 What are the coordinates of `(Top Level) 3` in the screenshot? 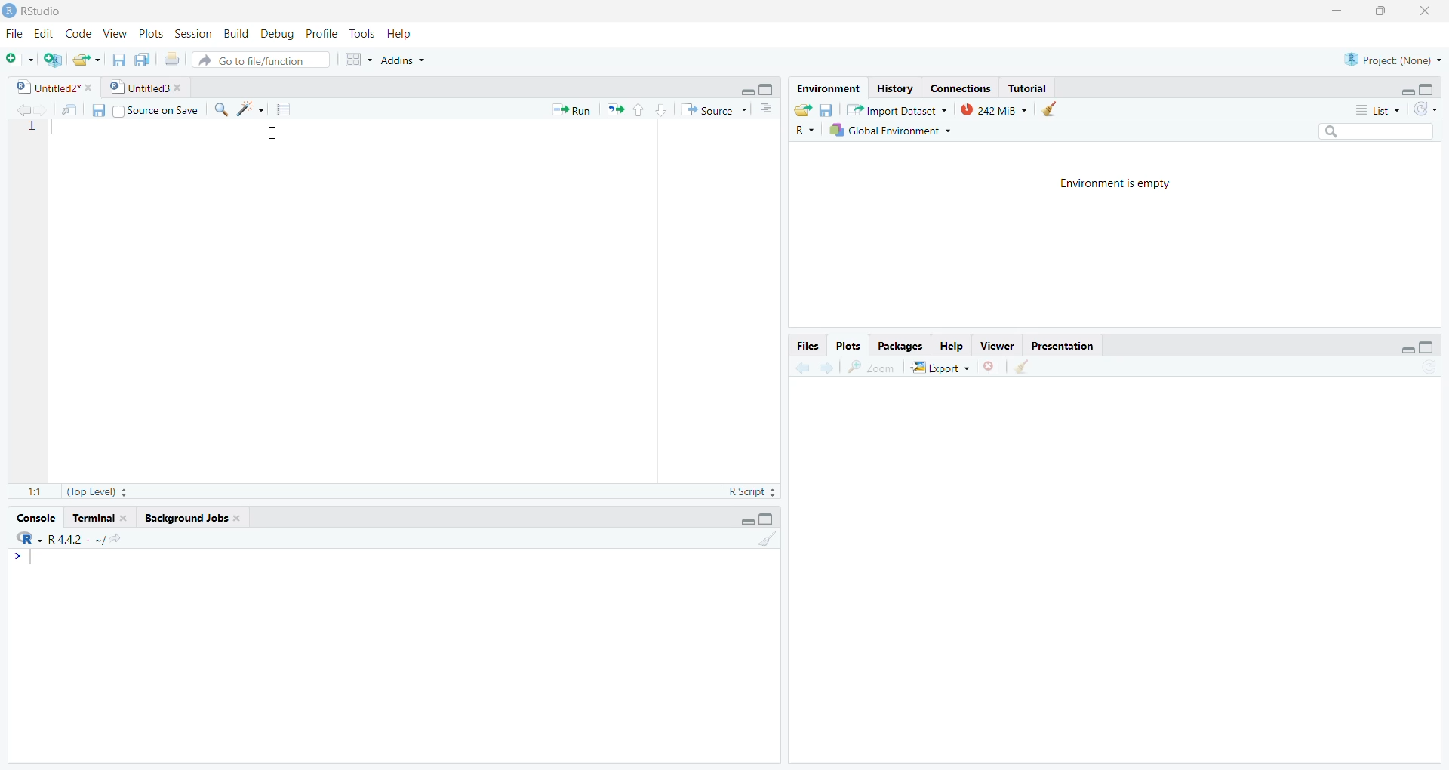 It's located at (97, 492).